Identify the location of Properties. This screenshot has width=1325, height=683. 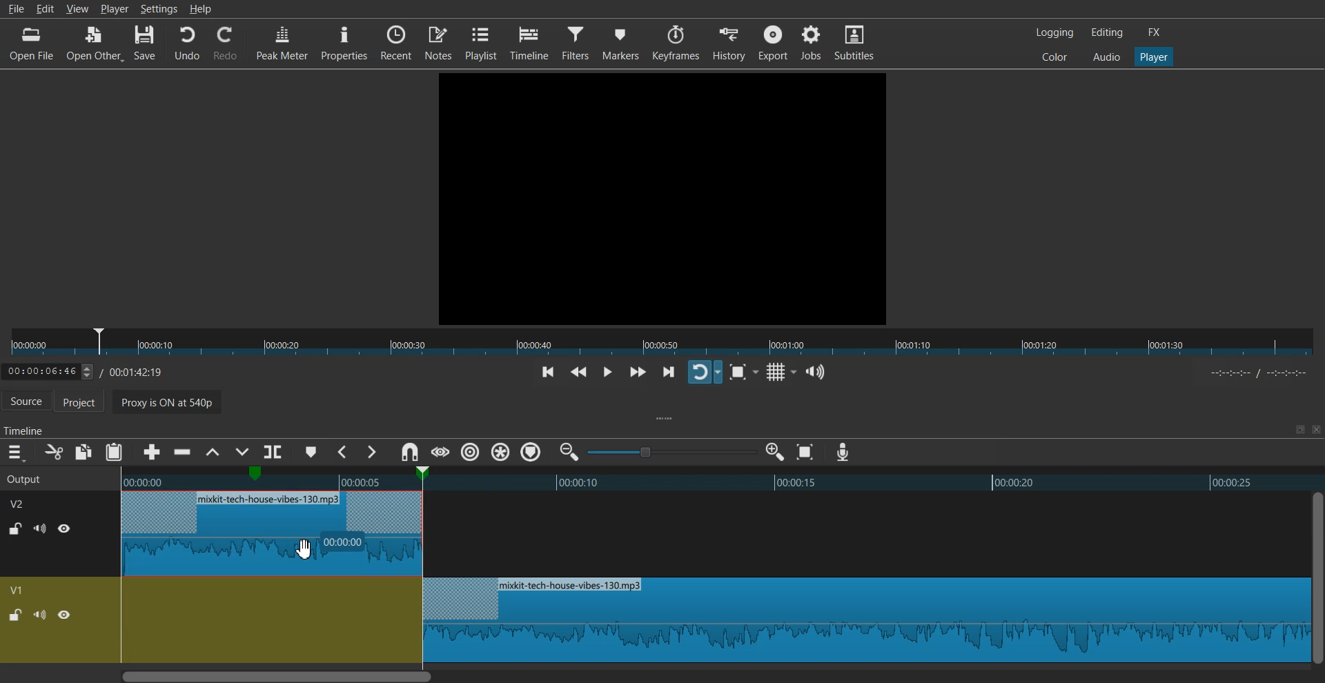
(344, 42).